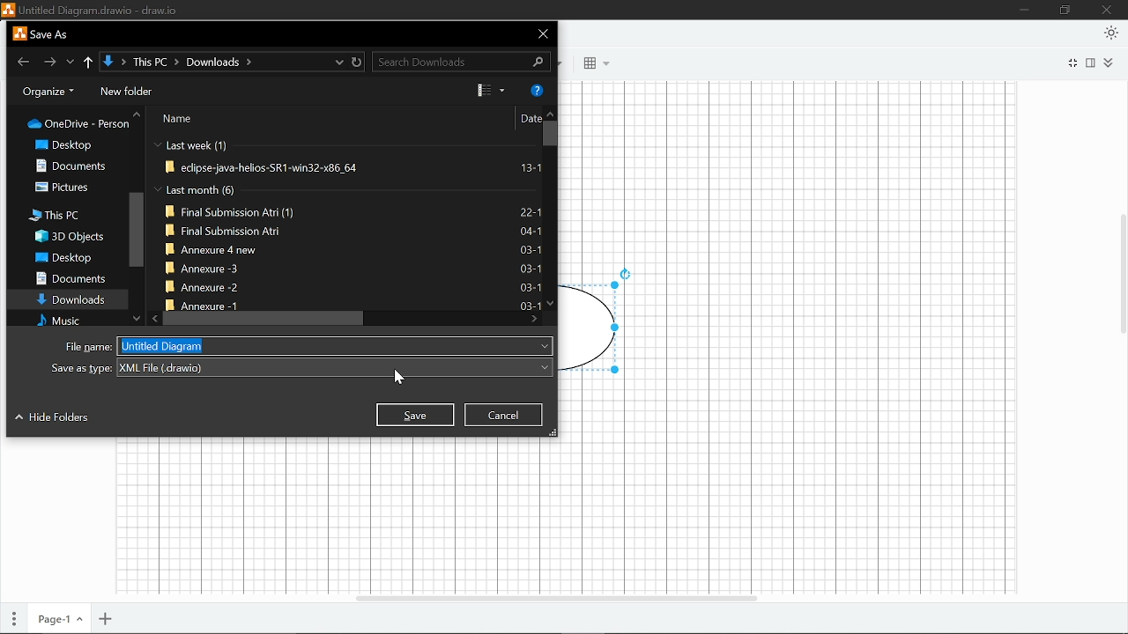 The height and width of the screenshot is (634, 1128). I want to click on Desktop, so click(75, 145).